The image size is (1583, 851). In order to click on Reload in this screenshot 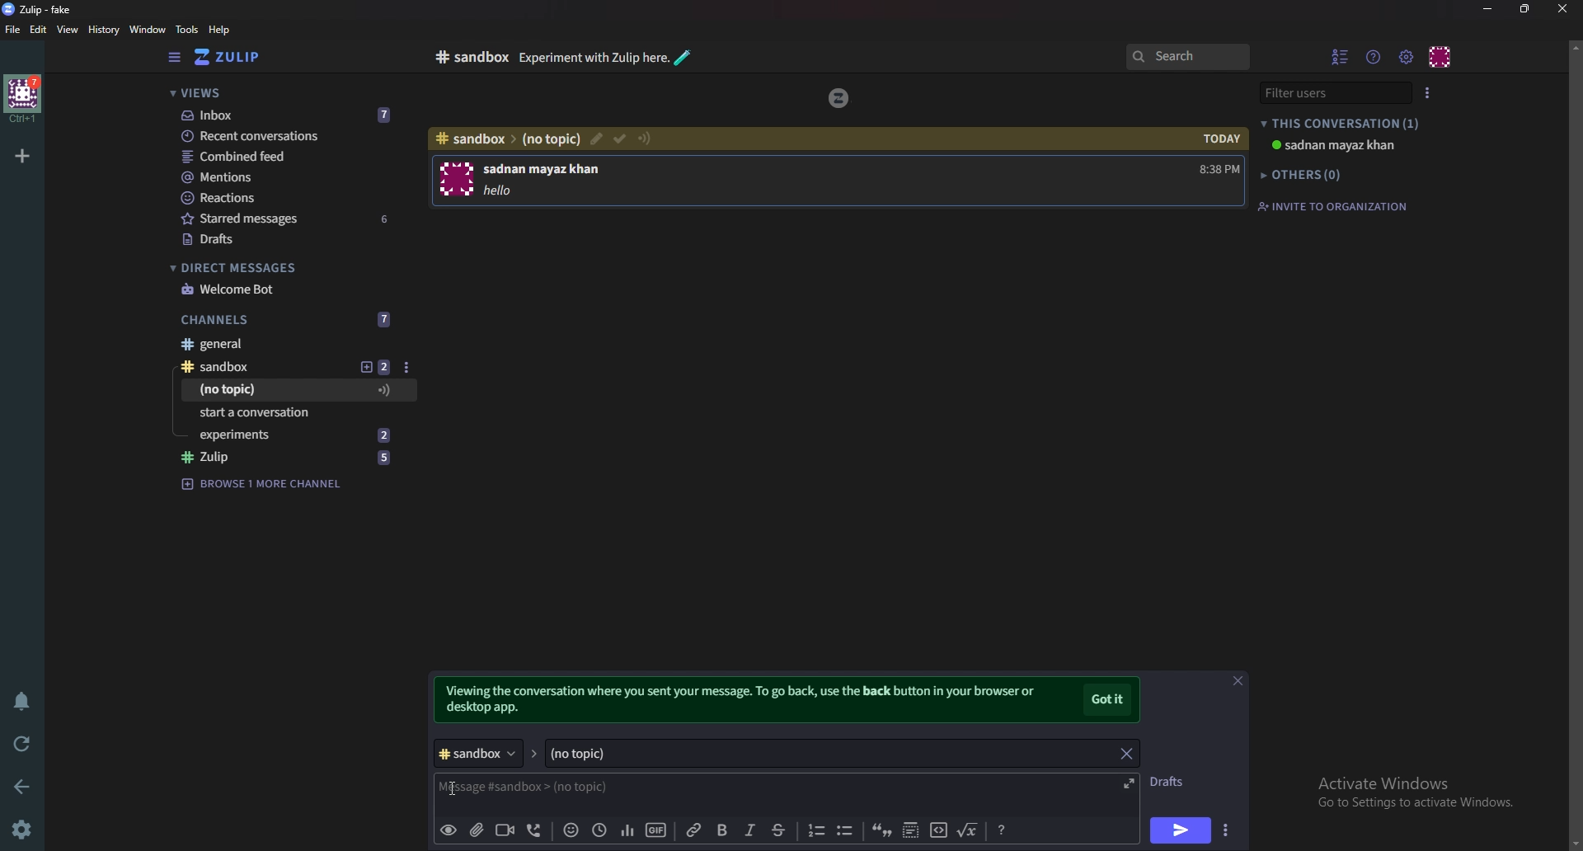, I will do `click(22, 745)`.